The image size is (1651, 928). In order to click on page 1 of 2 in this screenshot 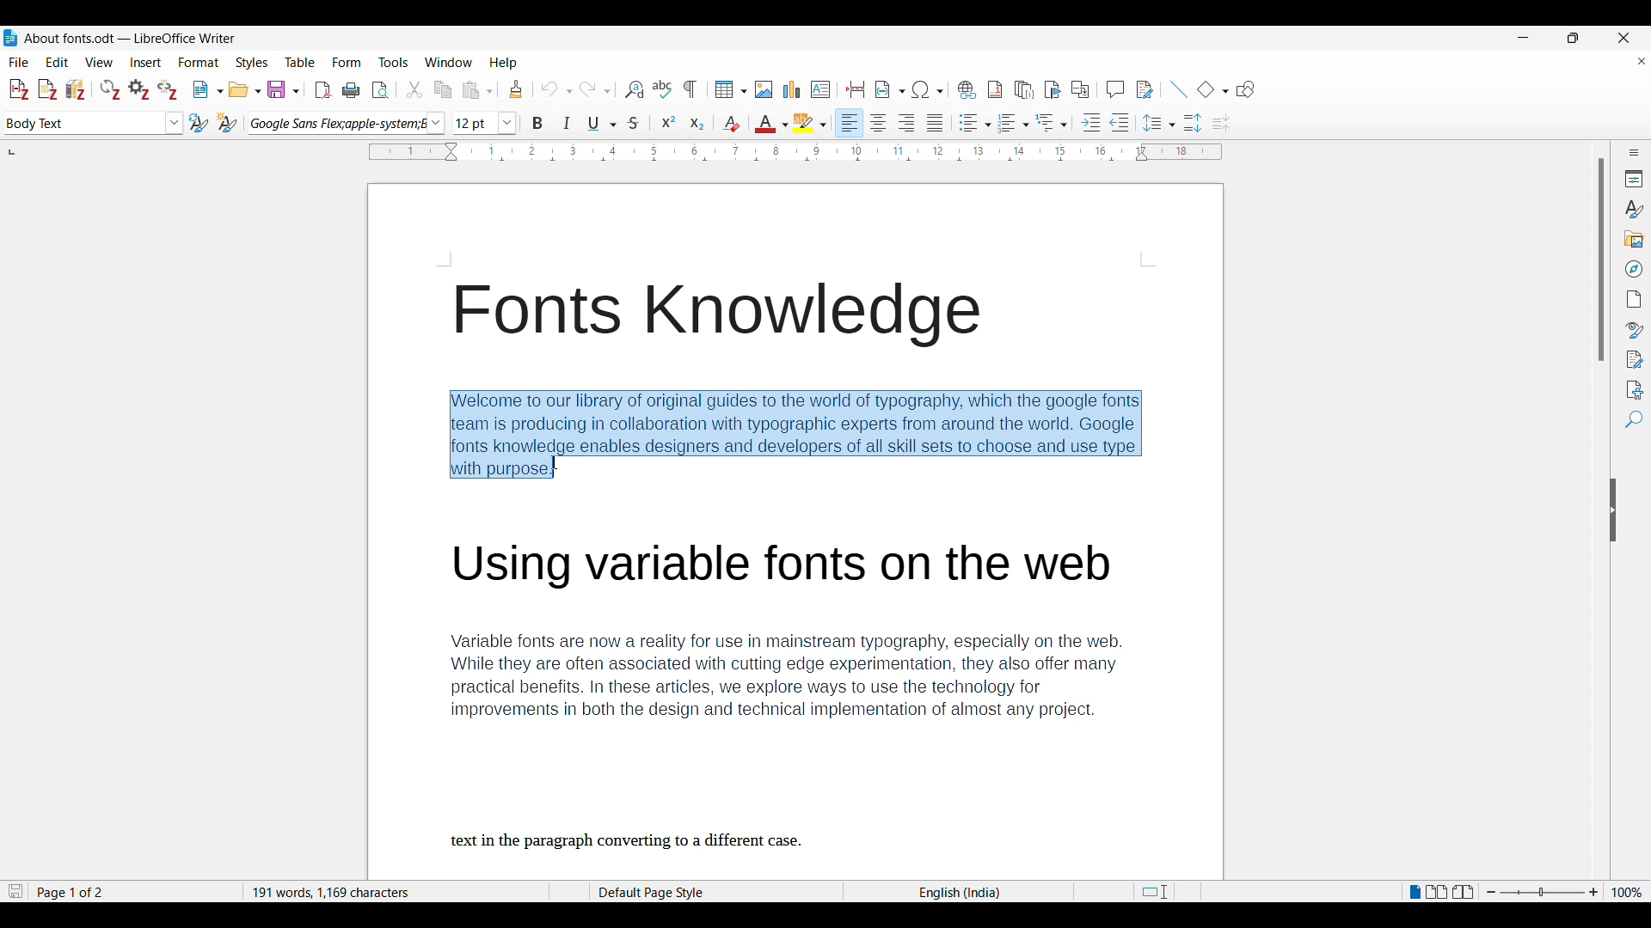, I will do `click(75, 892)`.